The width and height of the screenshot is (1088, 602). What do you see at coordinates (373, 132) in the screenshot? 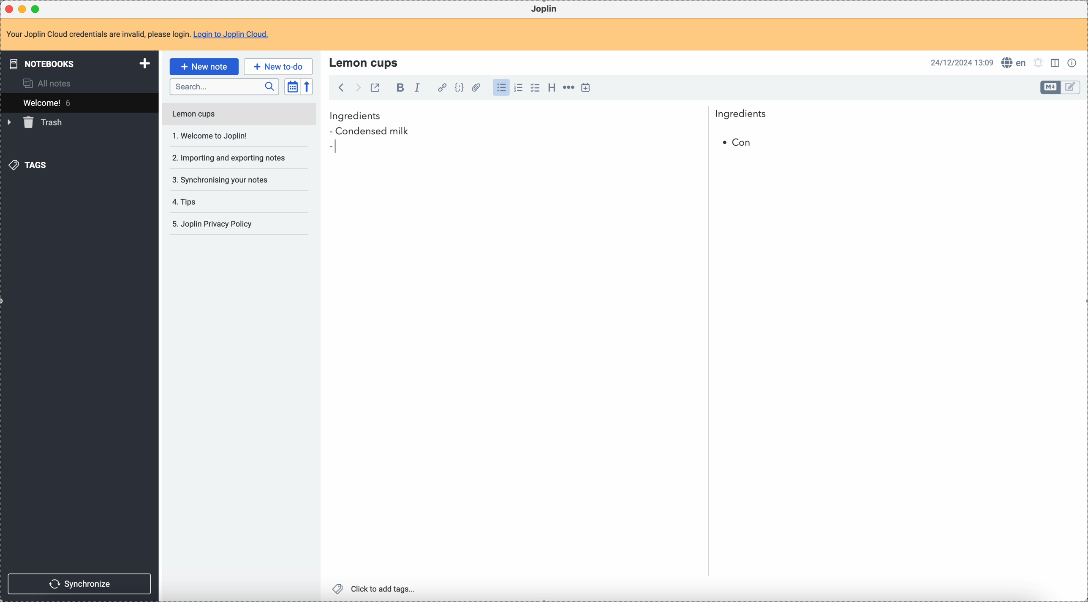
I see `condensed milk` at bounding box center [373, 132].